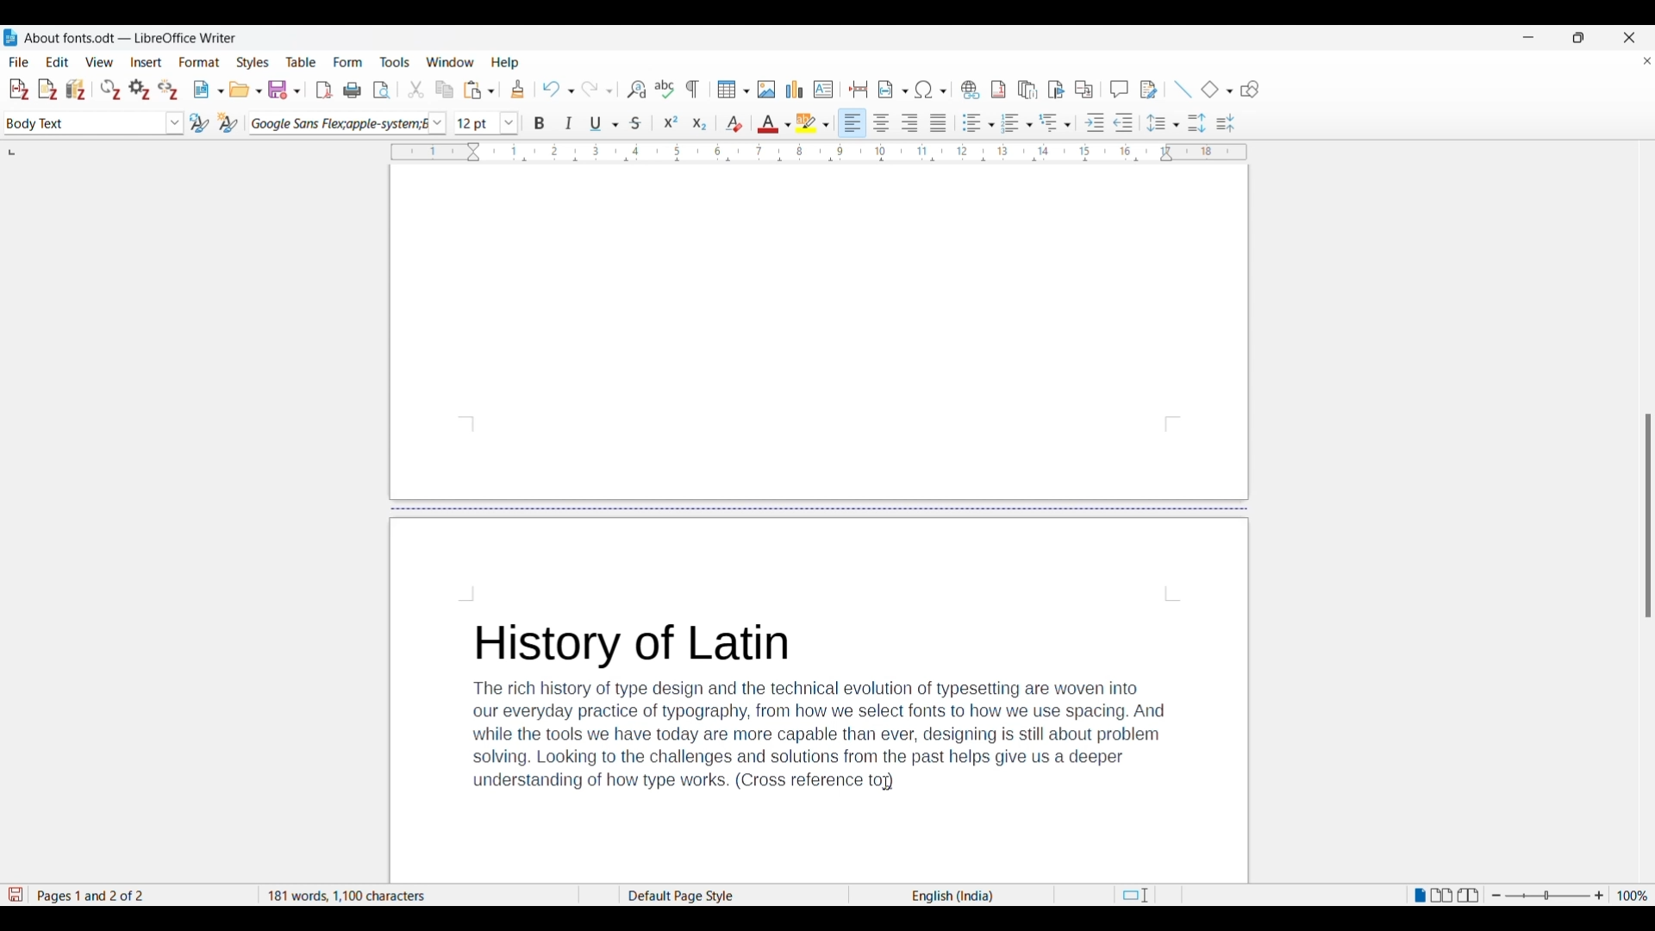 The image size is (1655, 931). I want to click on Export directly as PDF, so click(324, 91).